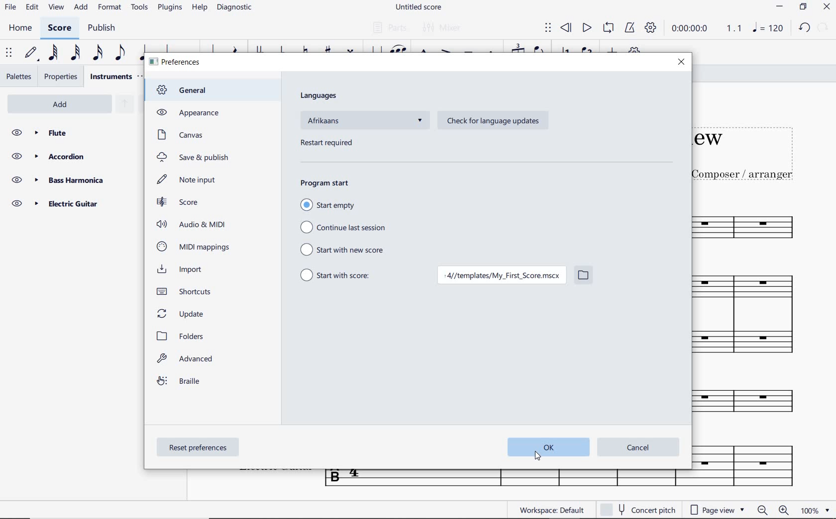 The width and height of the screenshot is (836, 519). Describe the element at coordinates (418, 7) in the screenshot. I see `file name` at that location.